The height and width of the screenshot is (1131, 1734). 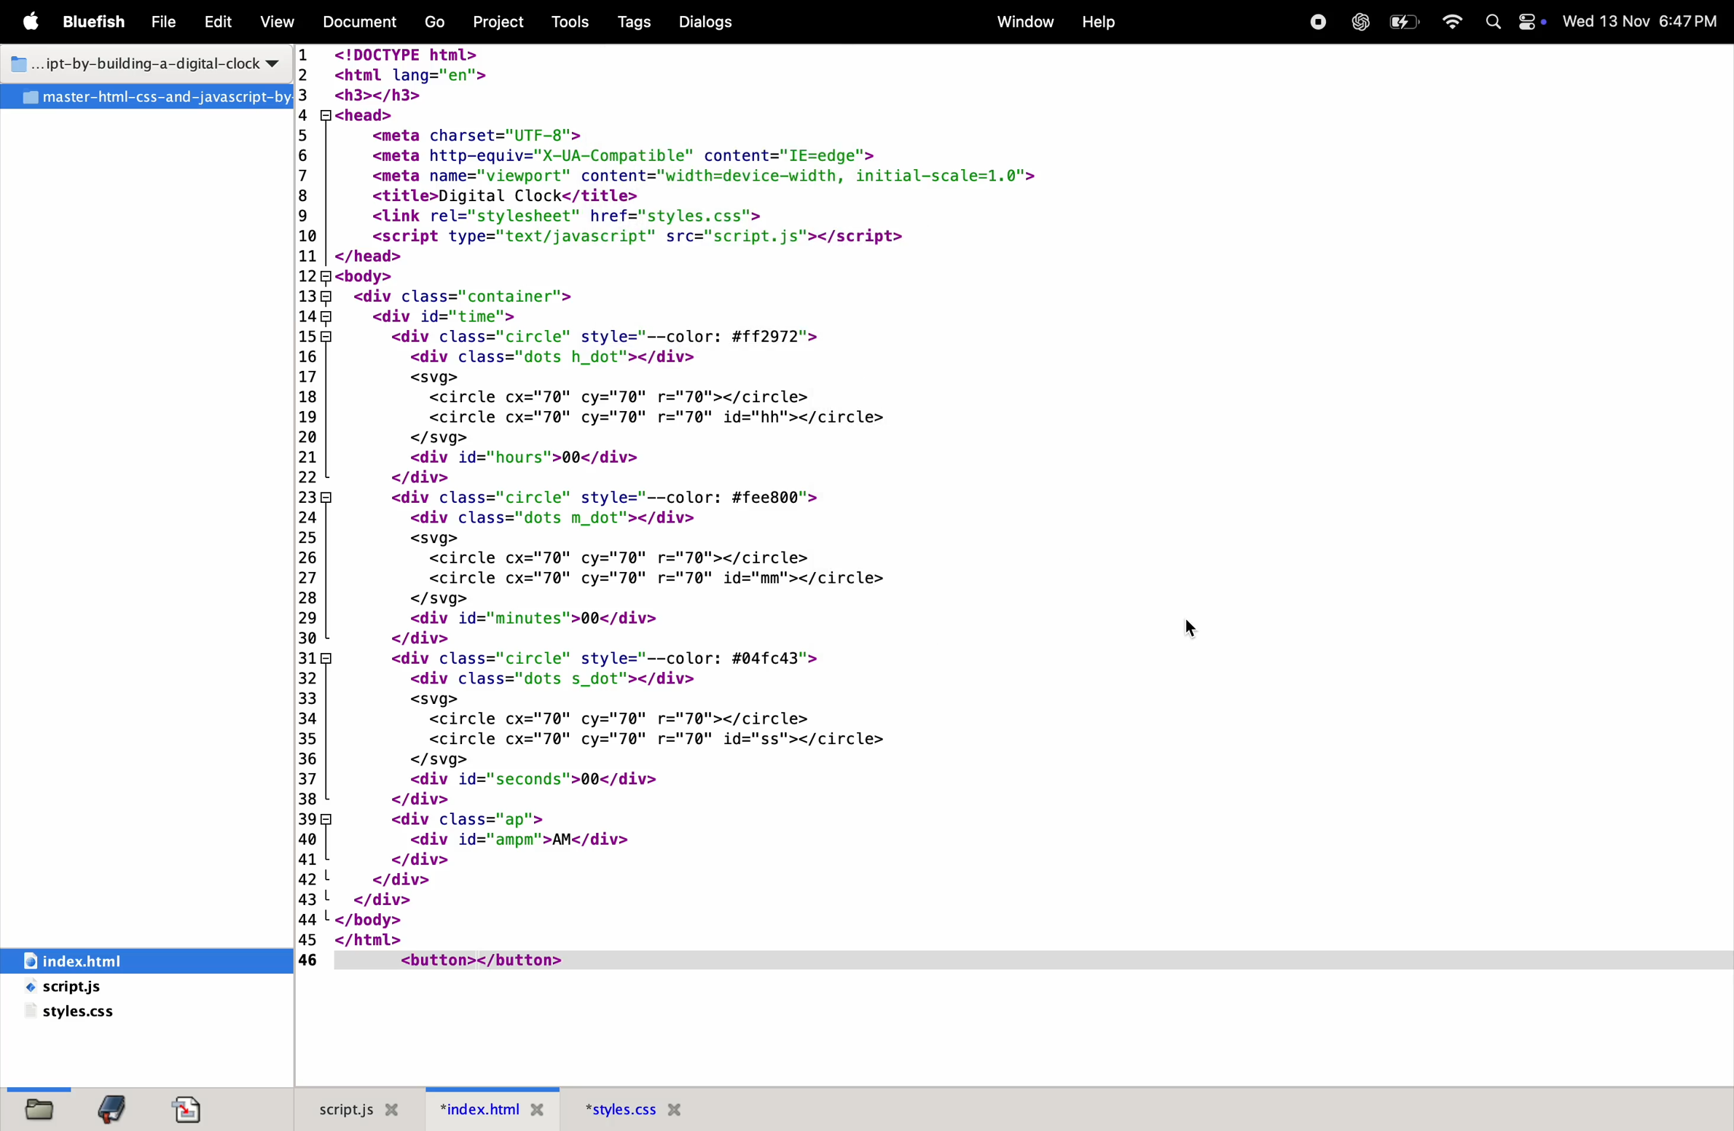 I want to click on Line numbers, so click(x=310, y=507).